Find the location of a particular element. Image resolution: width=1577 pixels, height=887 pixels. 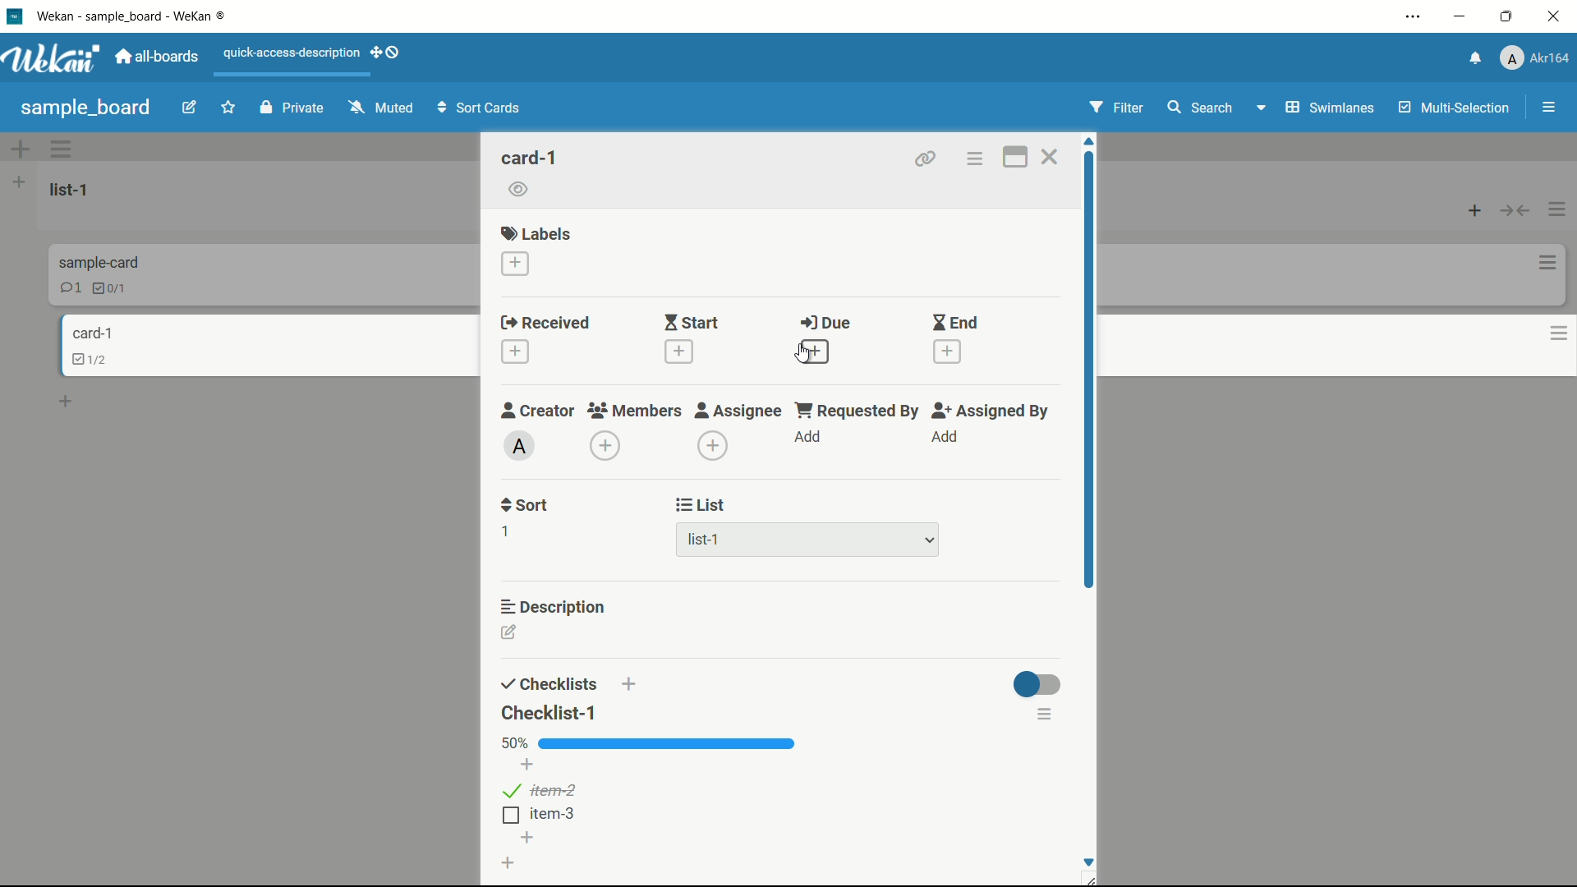

scroll bar is located at coordinates (1091, 375).